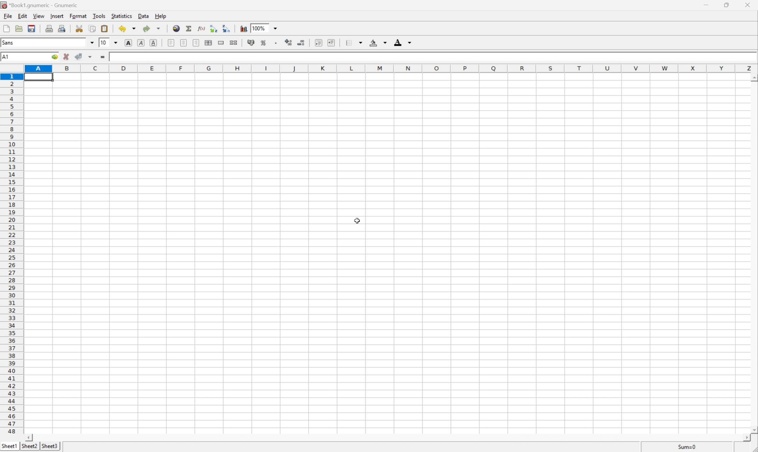 Image resolution: width=758 pixels, height=452 pixels. What do you see at coordinates (189, 28) in the screenshot?
I see `Sum in current cell` at bounding box center [189, 28].